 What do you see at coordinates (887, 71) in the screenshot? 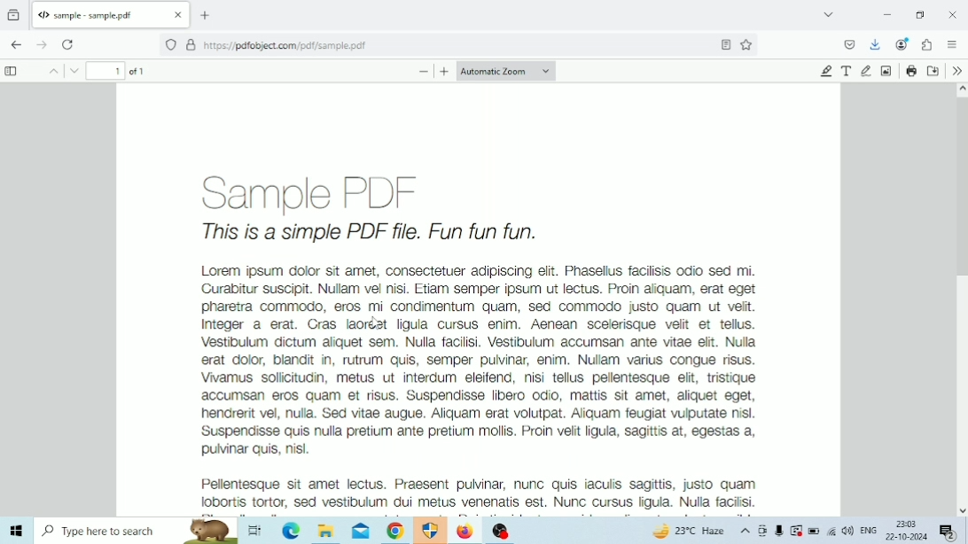
I see `Add or Edit Images` at bounding box center [887, 71].